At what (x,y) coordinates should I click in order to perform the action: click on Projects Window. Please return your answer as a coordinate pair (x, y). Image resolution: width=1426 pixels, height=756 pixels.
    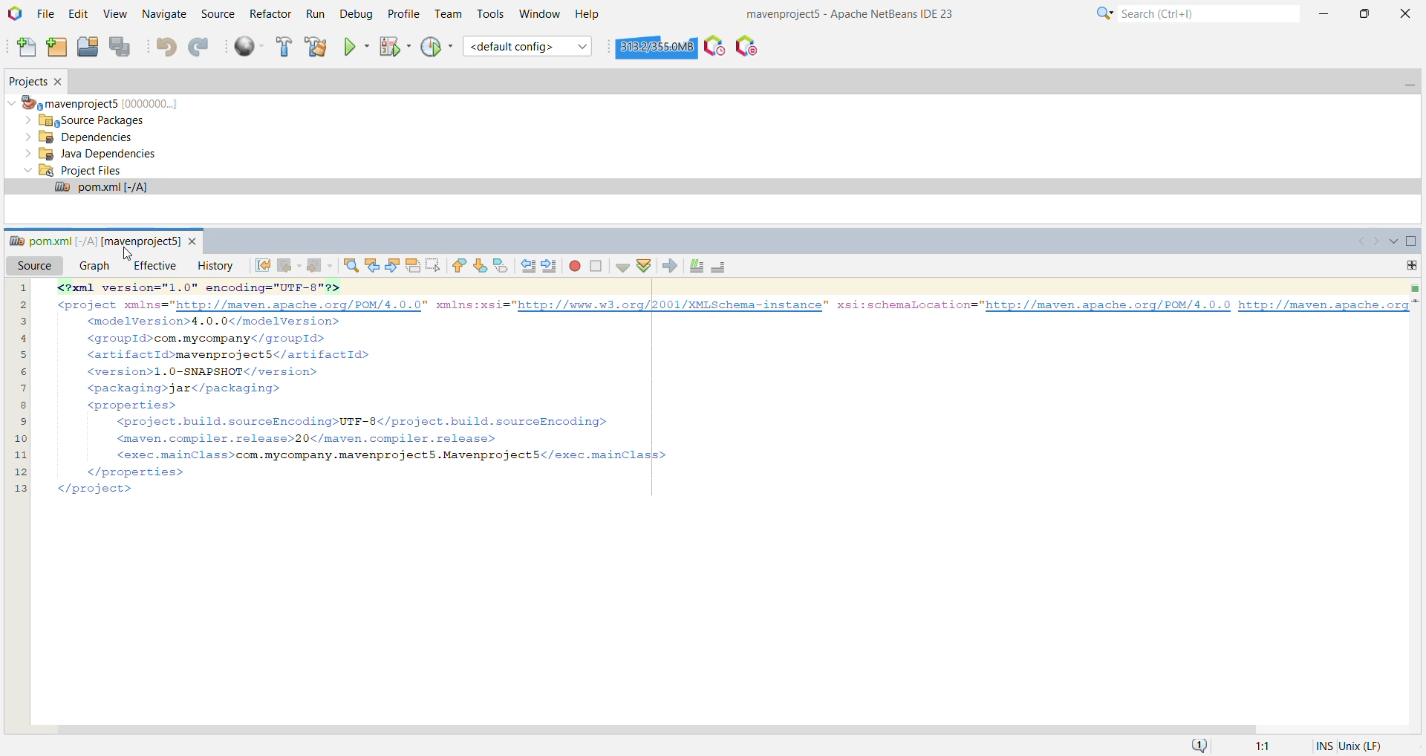
    Looking at the image, I should click on (25, 80).